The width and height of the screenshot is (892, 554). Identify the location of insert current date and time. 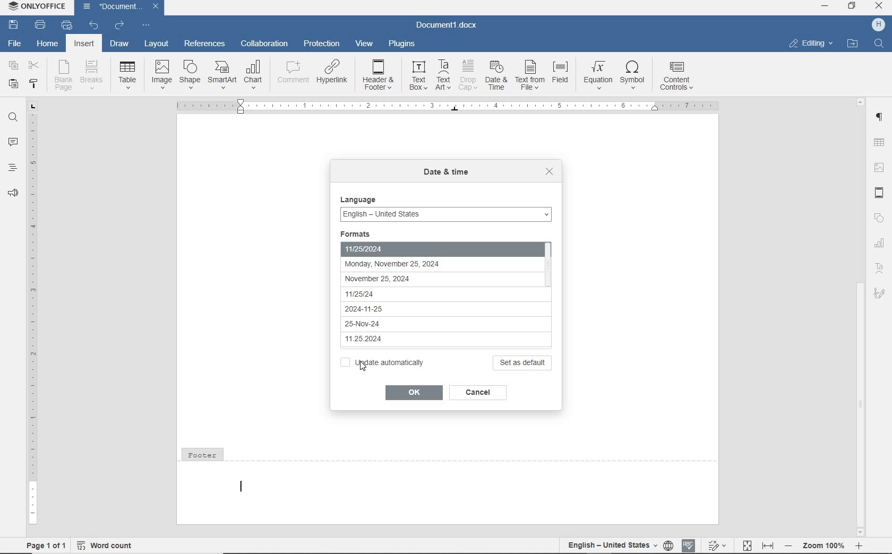
(476, 105).